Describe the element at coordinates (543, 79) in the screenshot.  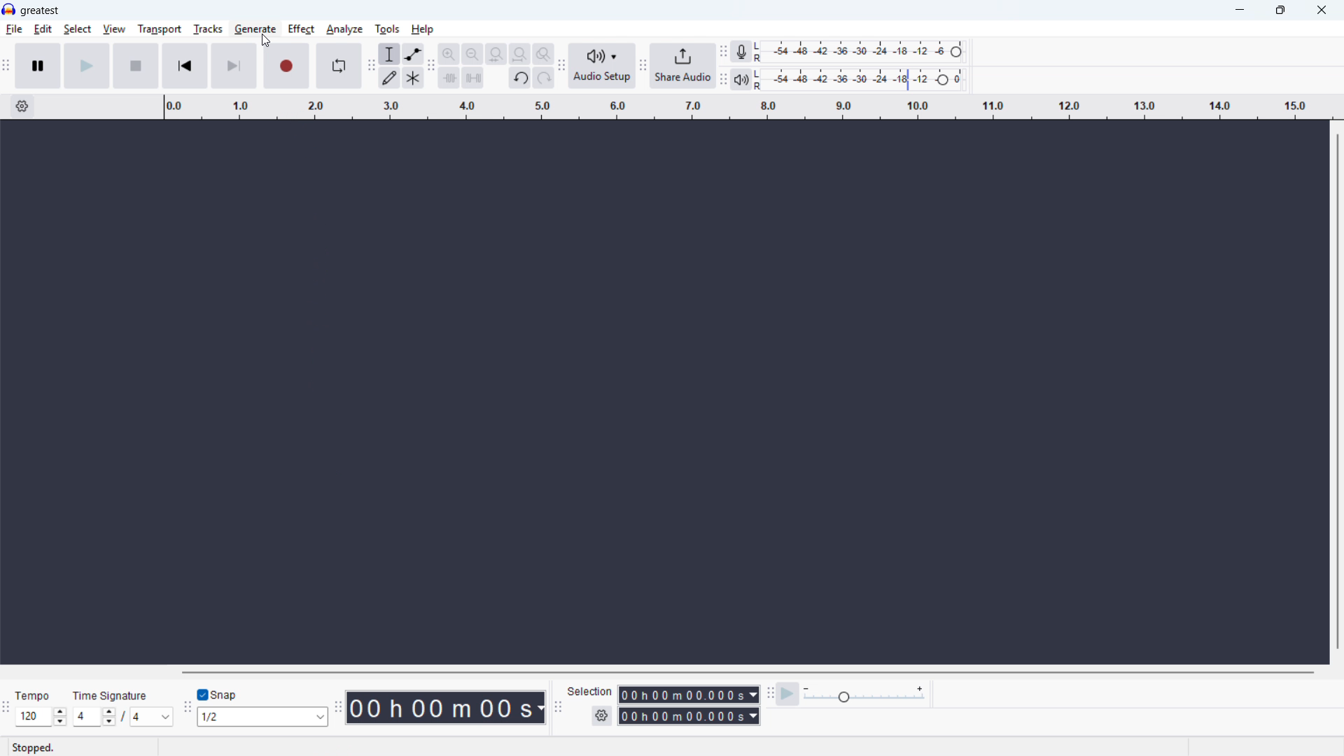
I see `redo` at that location.